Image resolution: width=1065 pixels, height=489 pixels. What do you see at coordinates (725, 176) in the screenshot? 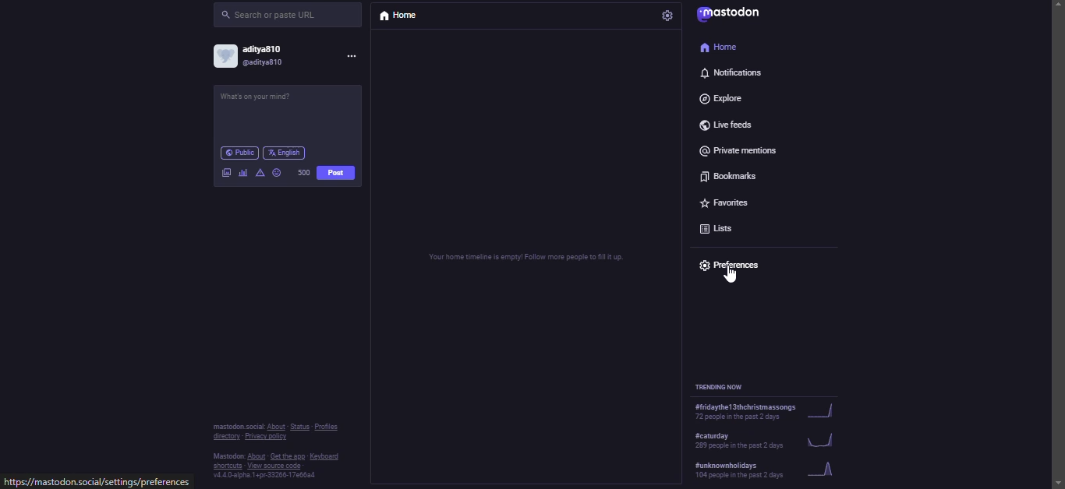
I see `bookmarks` at bounding box center [725, 176].